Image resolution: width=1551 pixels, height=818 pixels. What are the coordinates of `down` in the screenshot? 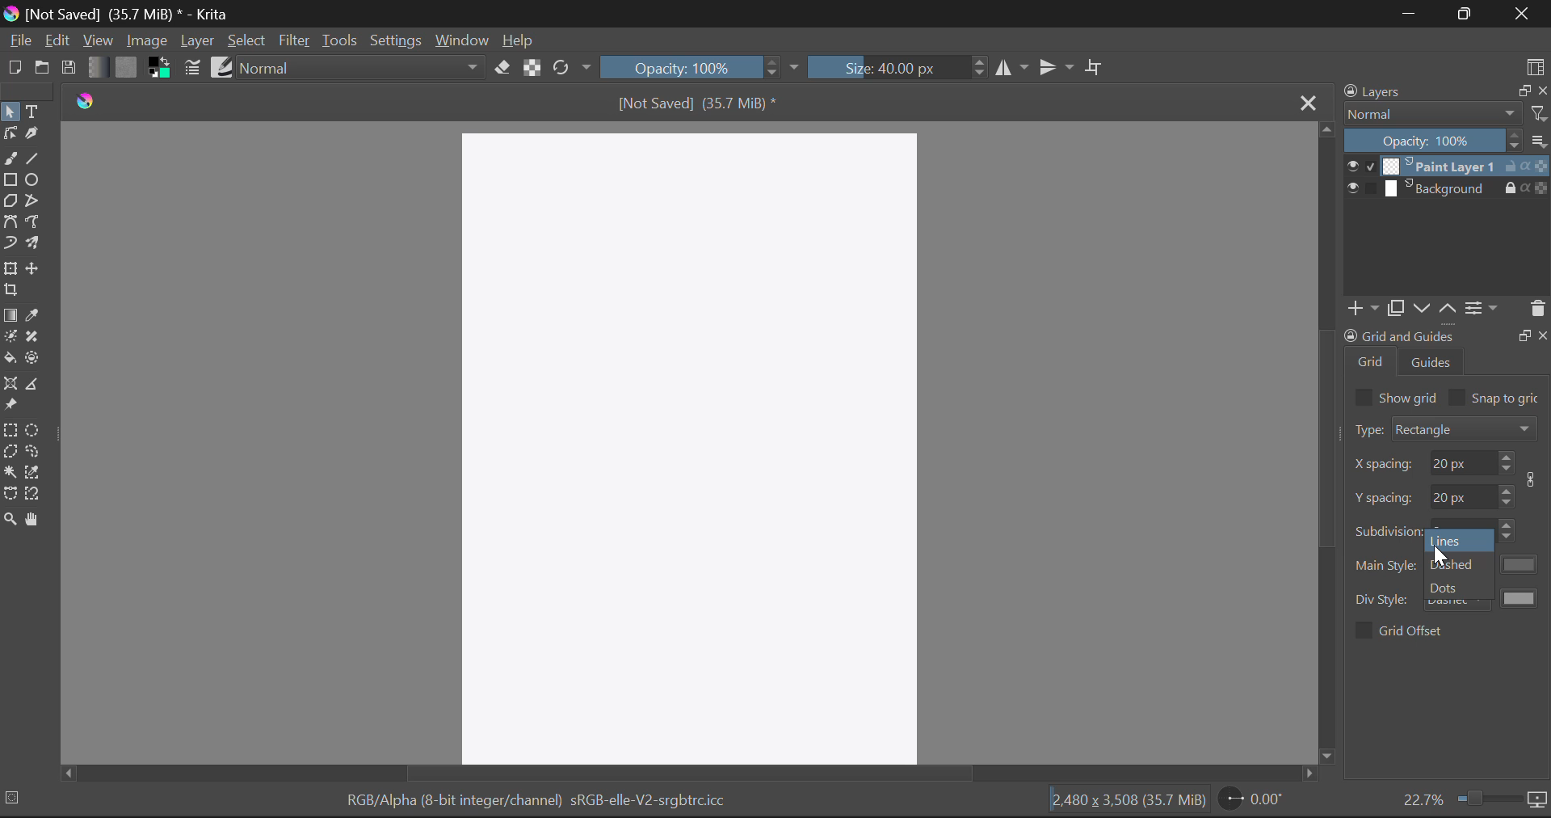 It's located at (1419, 308).